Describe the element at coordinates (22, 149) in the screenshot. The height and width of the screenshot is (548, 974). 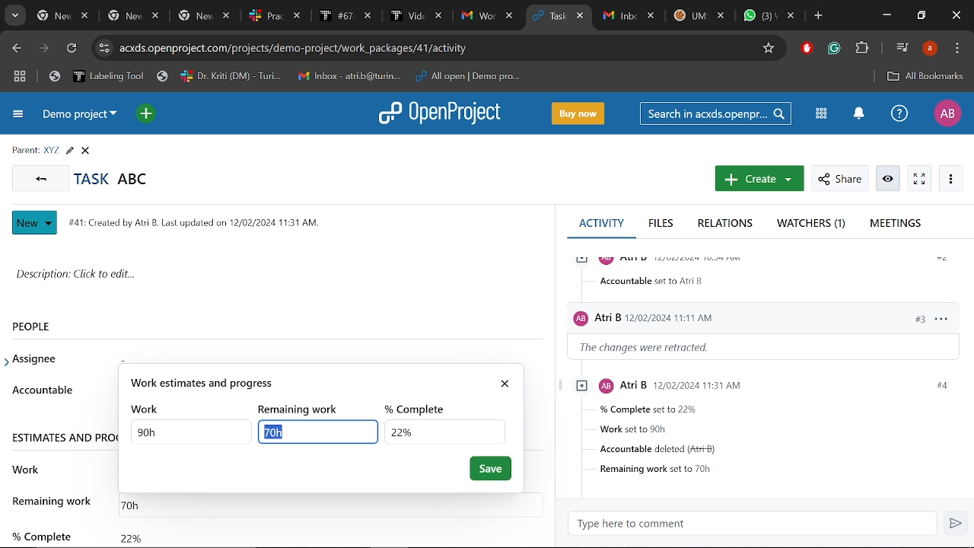
I see `parent` at that location.